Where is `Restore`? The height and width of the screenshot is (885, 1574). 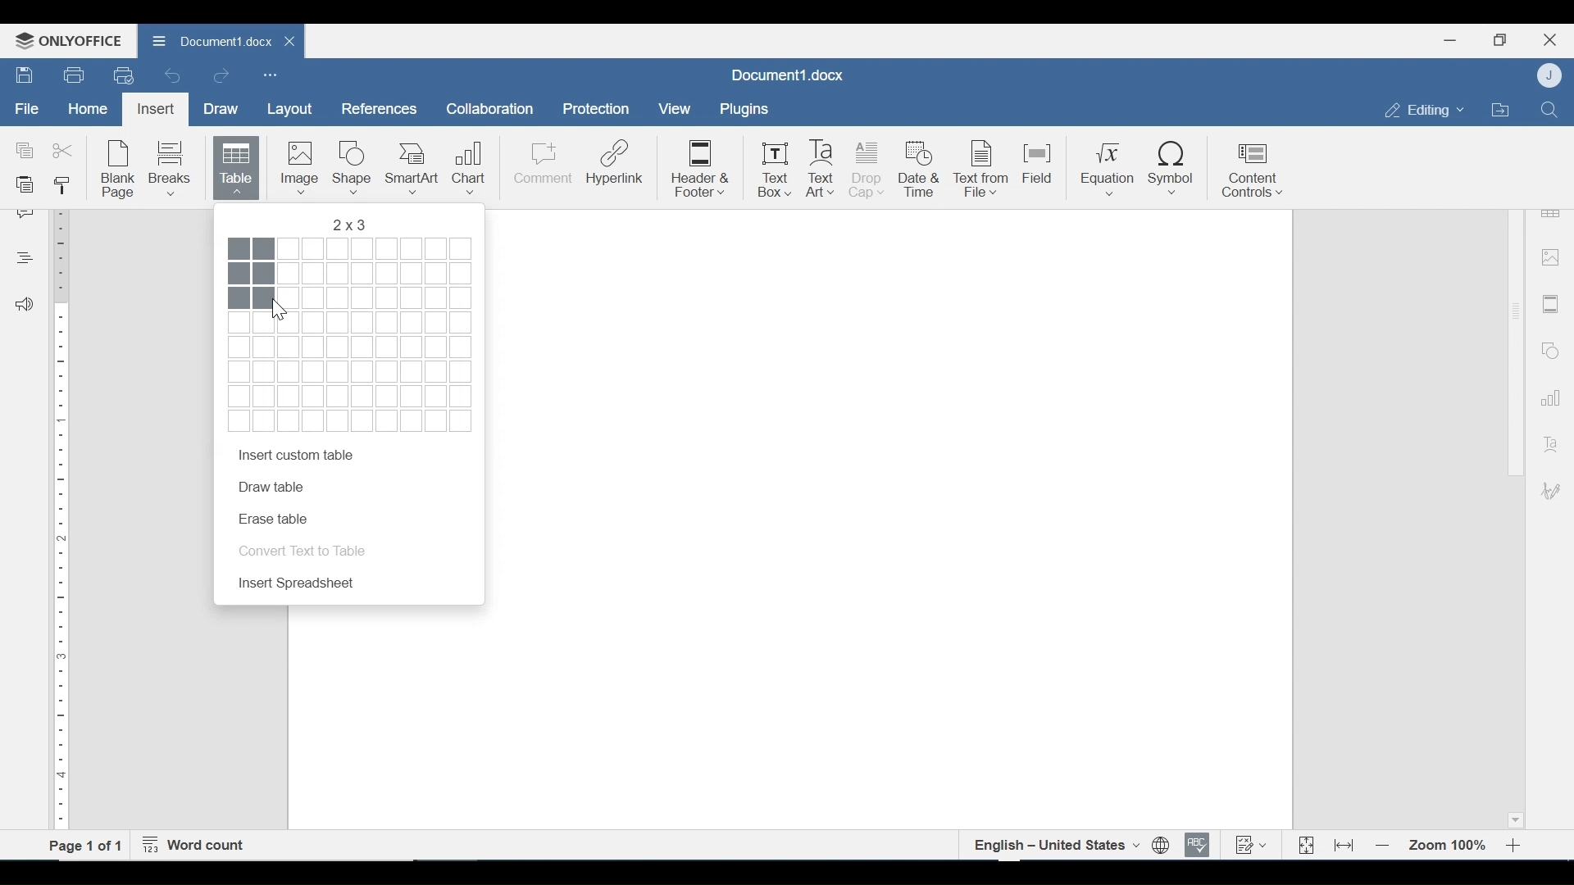
Restore is located at coordinates (1499, 40).